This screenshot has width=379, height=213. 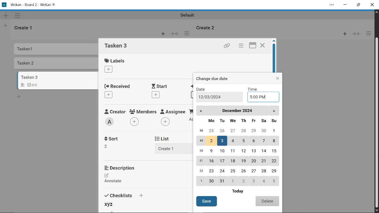 I want to click on Save, so click(x=207, y=201).